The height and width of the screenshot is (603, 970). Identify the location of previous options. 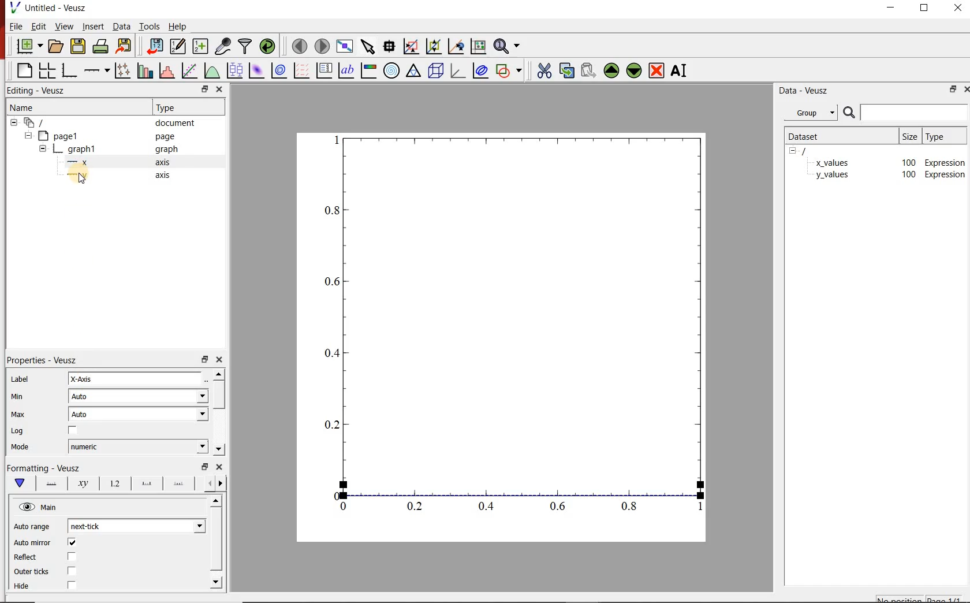
(223, 484).